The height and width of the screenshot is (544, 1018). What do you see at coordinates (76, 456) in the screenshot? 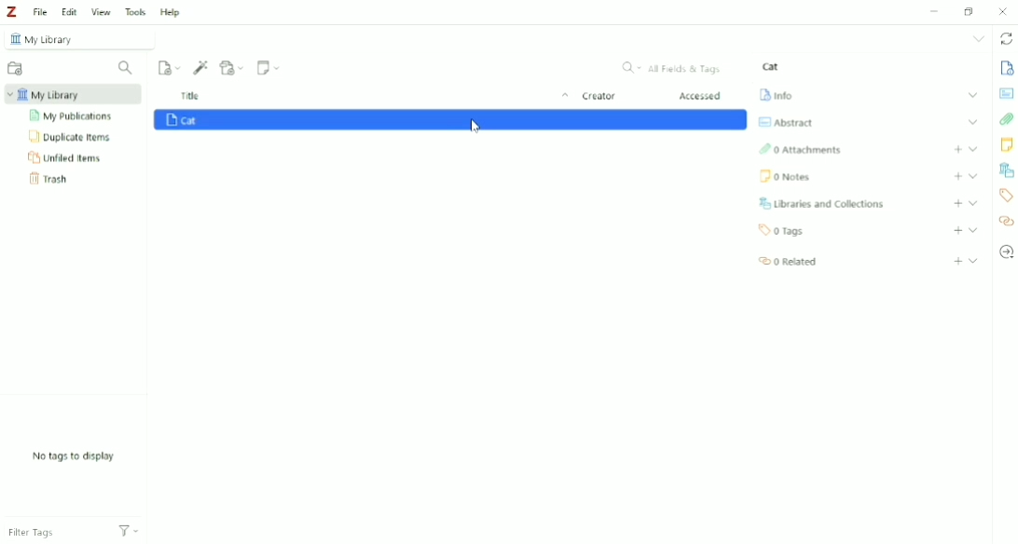
I see `No tags to display` at bounding box center [76, 456].